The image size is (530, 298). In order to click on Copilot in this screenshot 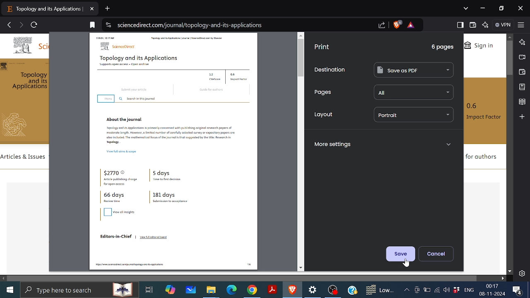, I will do `click(169, 291)`.